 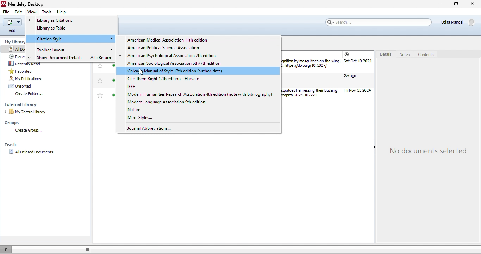 I want to click on title, so click(x=32, y=4).